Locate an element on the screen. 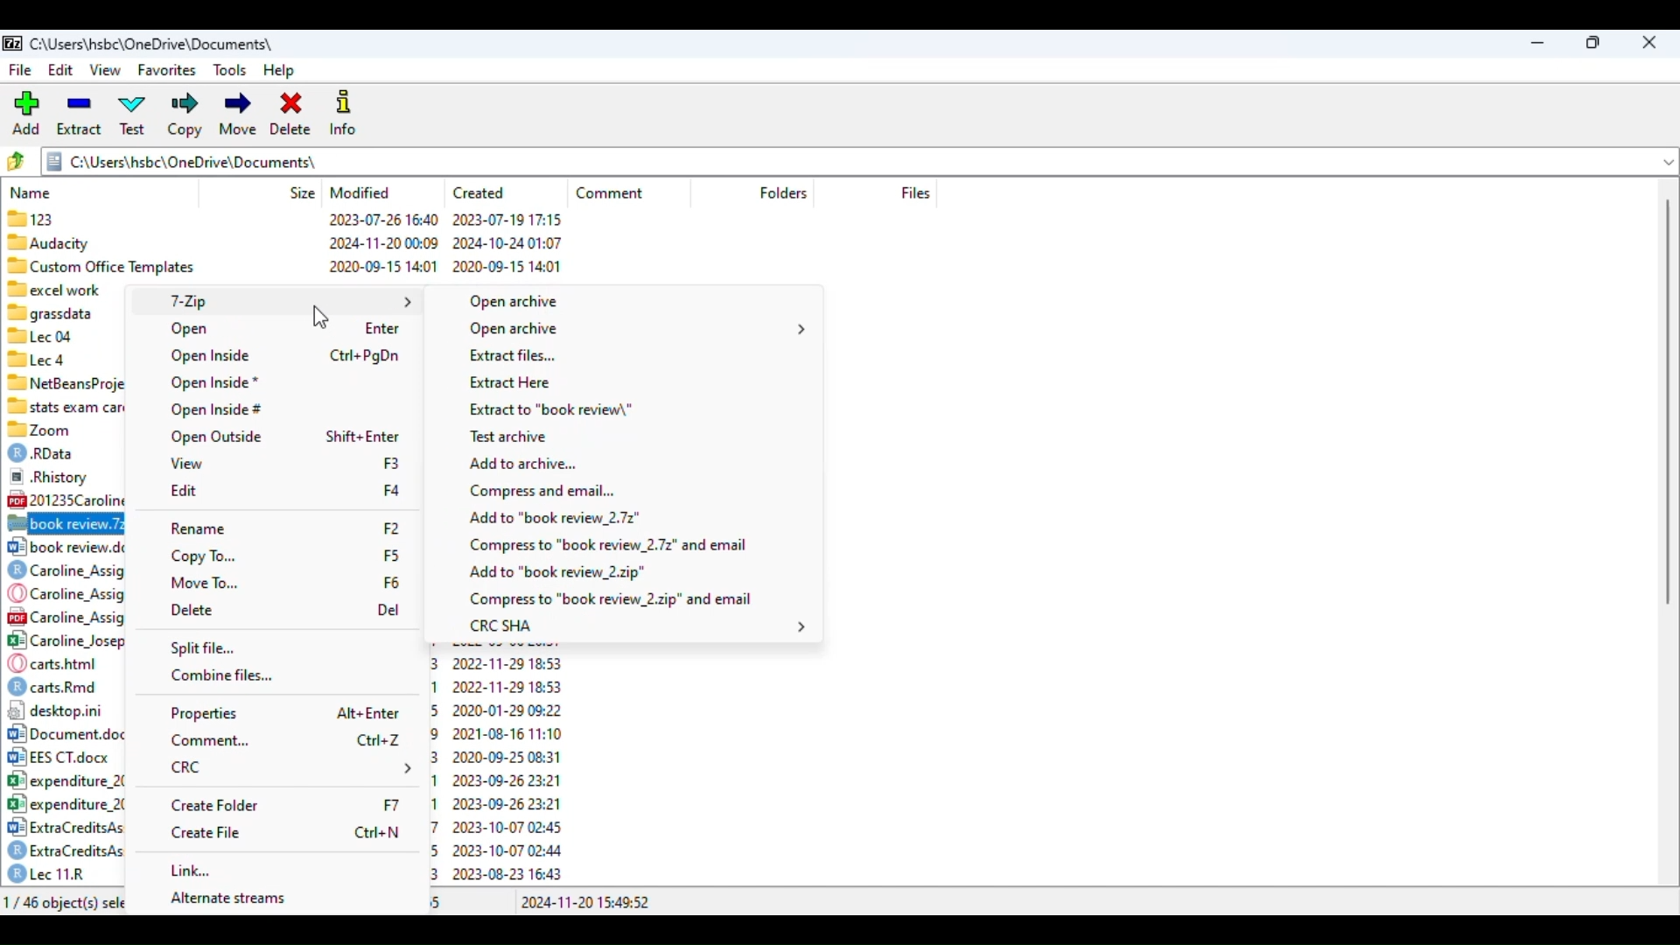 The width and height of the screenshot is (1680, 945). 12] desktop.ini 418 2024-11-11 14:55 2020-01-29 09:22 is located at coordinates (64, 710).